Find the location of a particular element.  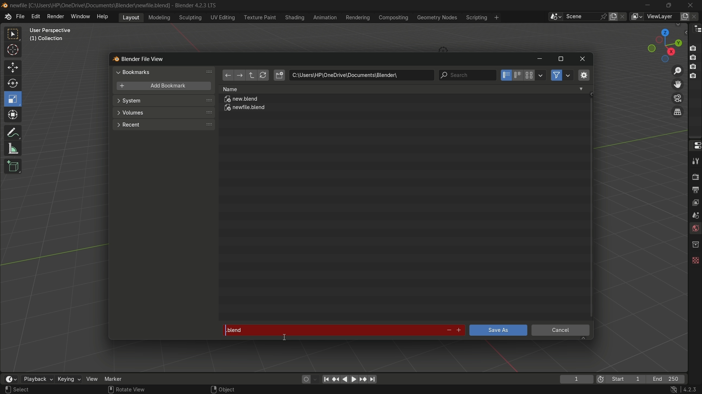

layout menu is located at coordinates (131, 17).